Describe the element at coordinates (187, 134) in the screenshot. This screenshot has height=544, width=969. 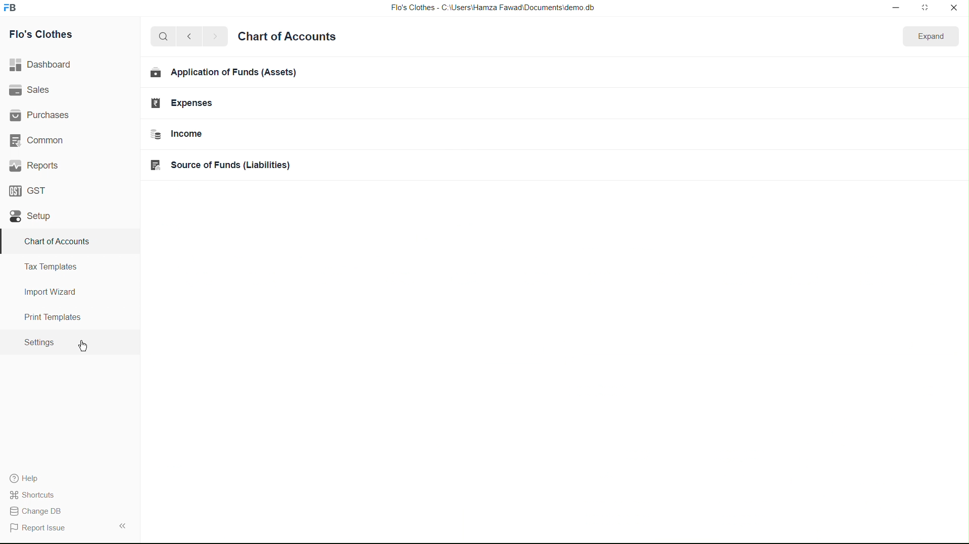
I see `Income` at that location.